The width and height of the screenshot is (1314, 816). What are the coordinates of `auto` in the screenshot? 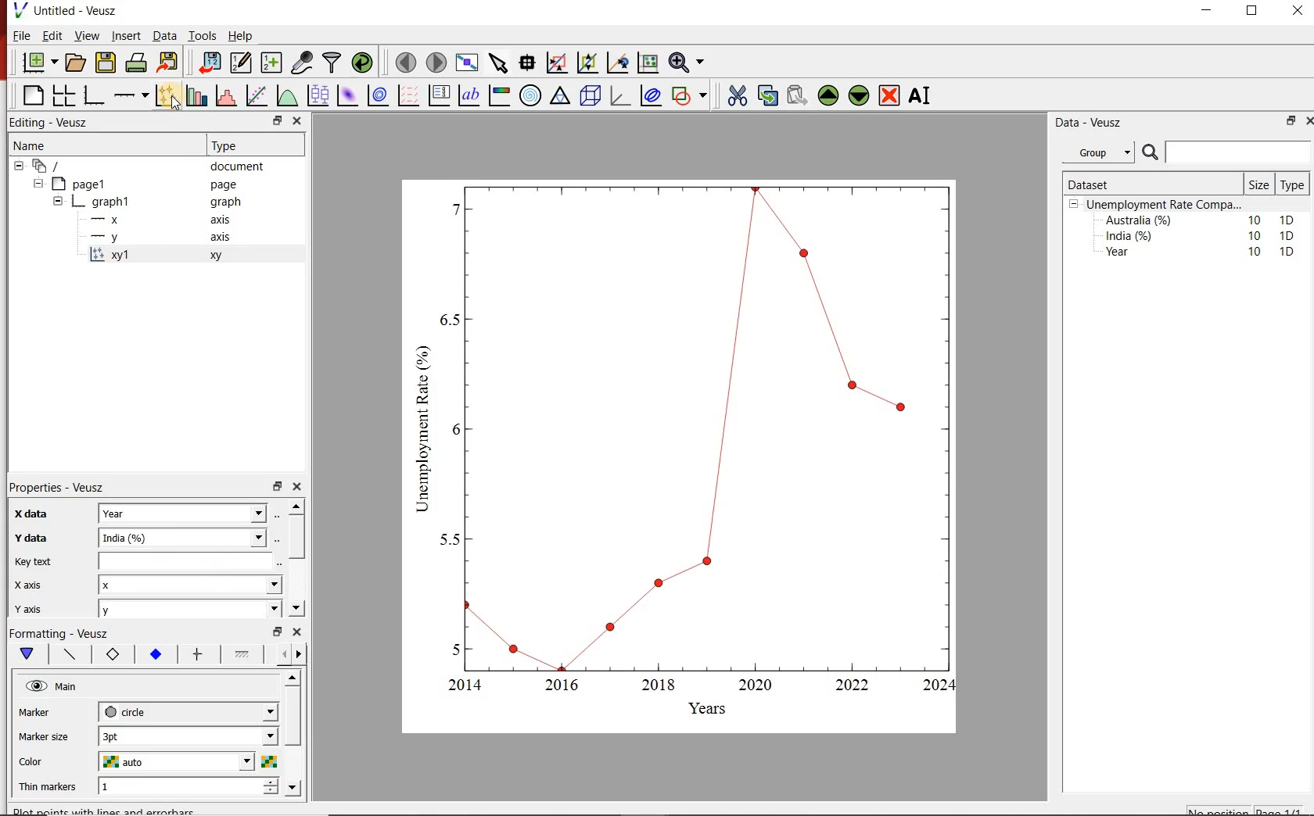 It's located at (178, 762).